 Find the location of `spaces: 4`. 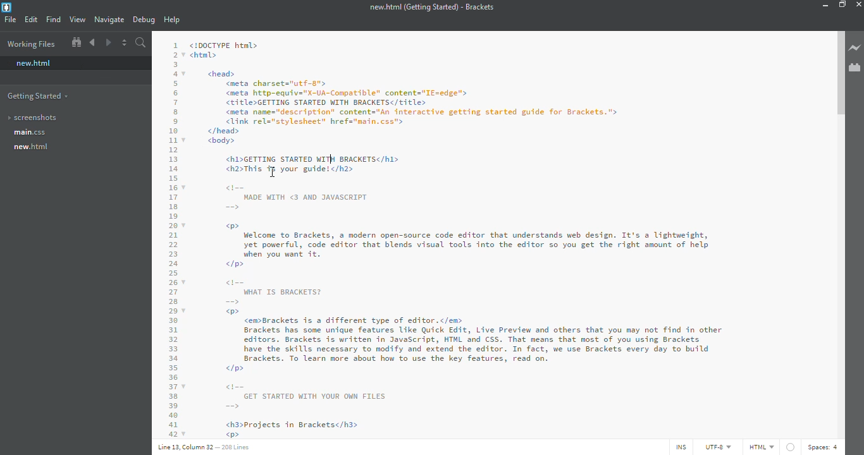

spaces: 4 is located at coordinates (825, 447).